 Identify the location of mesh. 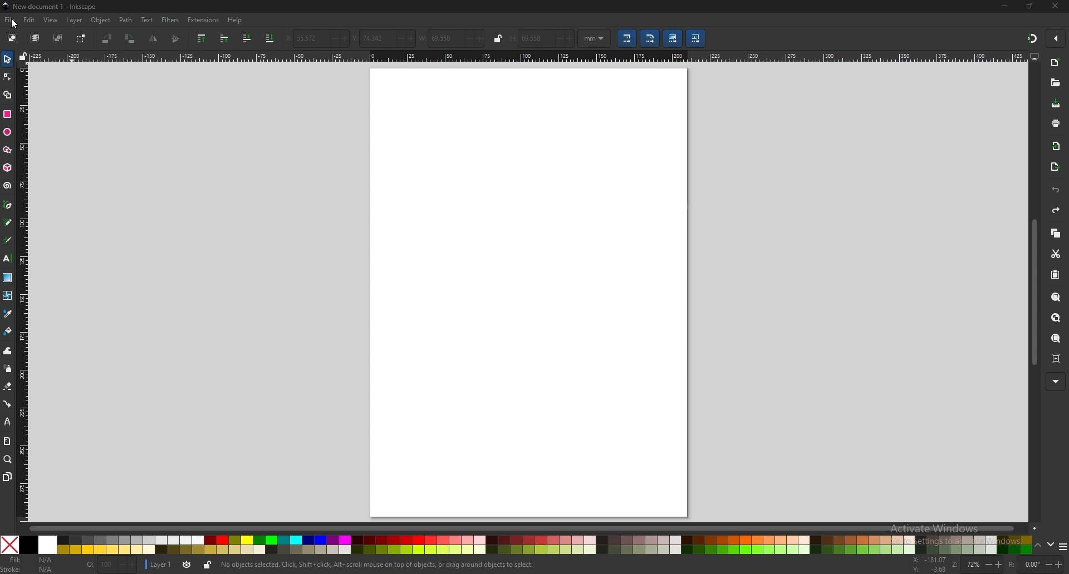
(8, 294).